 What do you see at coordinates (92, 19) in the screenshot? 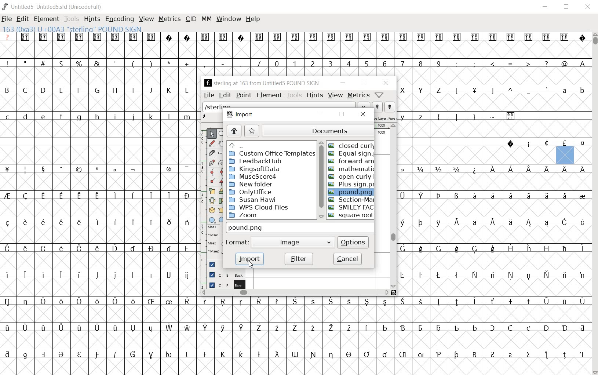
I see `HINTS` at bounding box center [92, 19].